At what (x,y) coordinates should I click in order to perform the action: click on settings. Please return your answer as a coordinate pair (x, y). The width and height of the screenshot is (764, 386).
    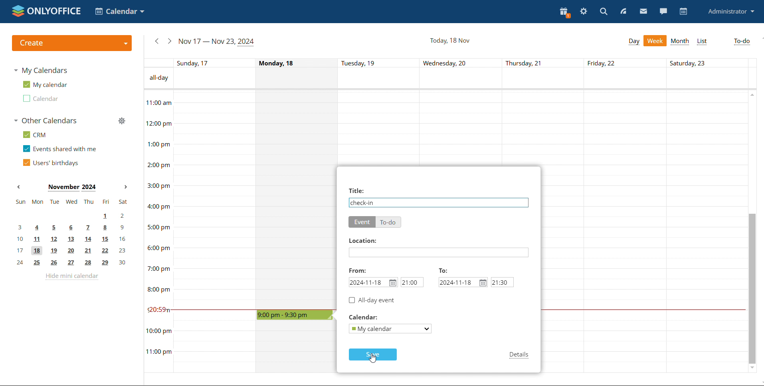
    Looking at the image, I should click on (584, 11).